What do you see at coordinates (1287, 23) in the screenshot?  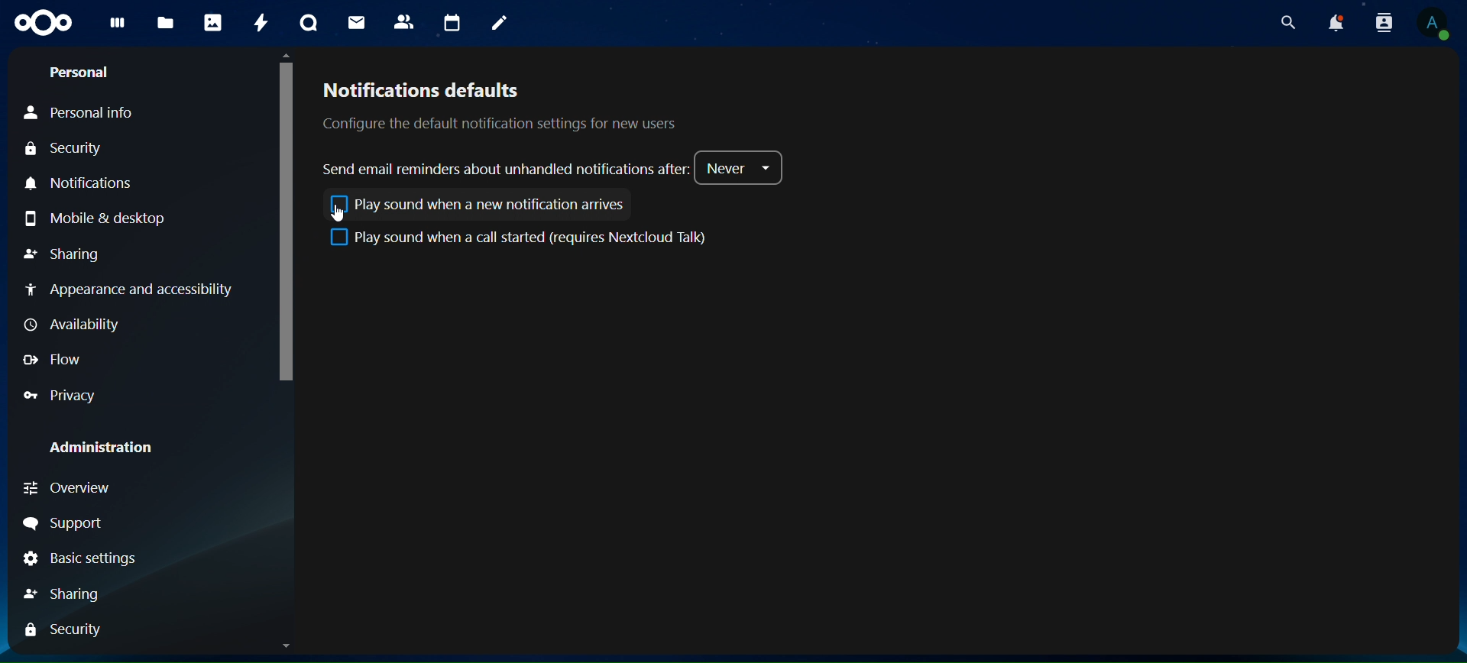 I see `search` at bounding box center [1287, 23].